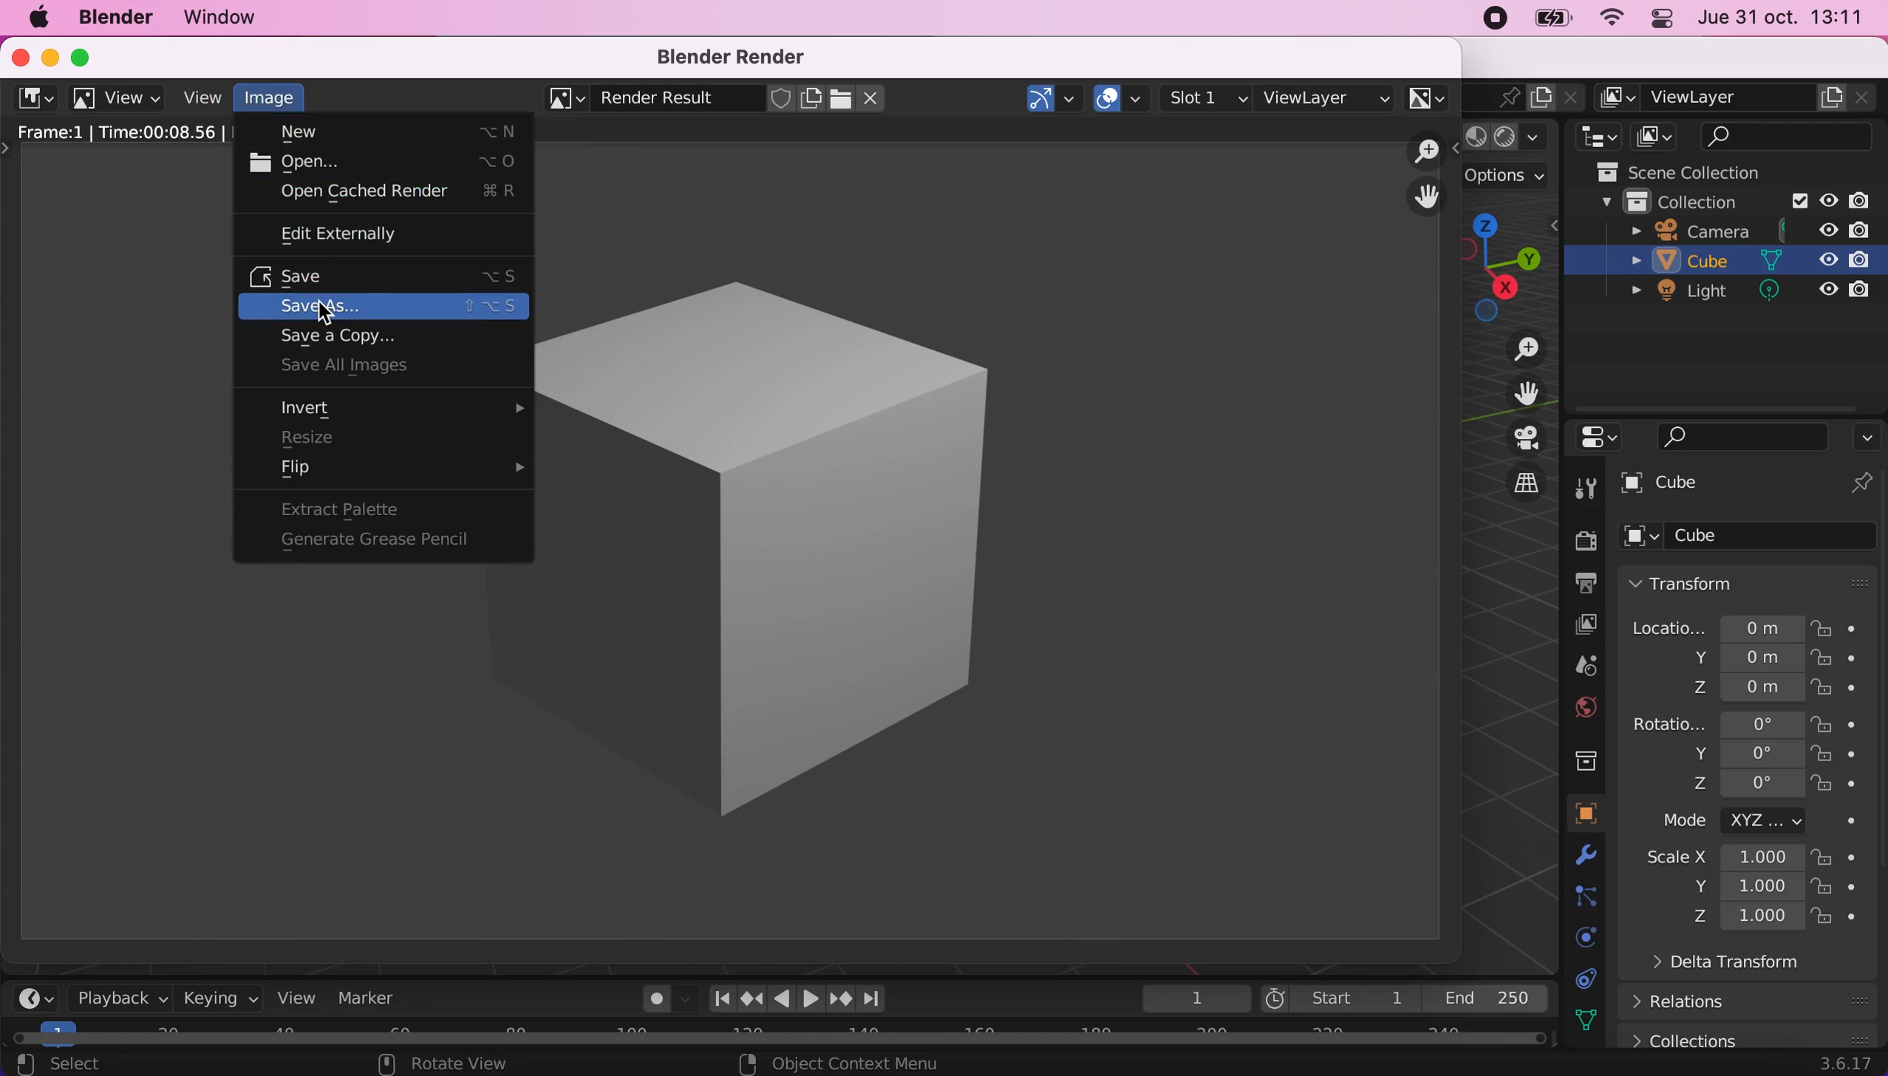  What do you see at coordinates (1579, 936) in the screenshot?
I see `physics` at bounding box center [1579, 936].